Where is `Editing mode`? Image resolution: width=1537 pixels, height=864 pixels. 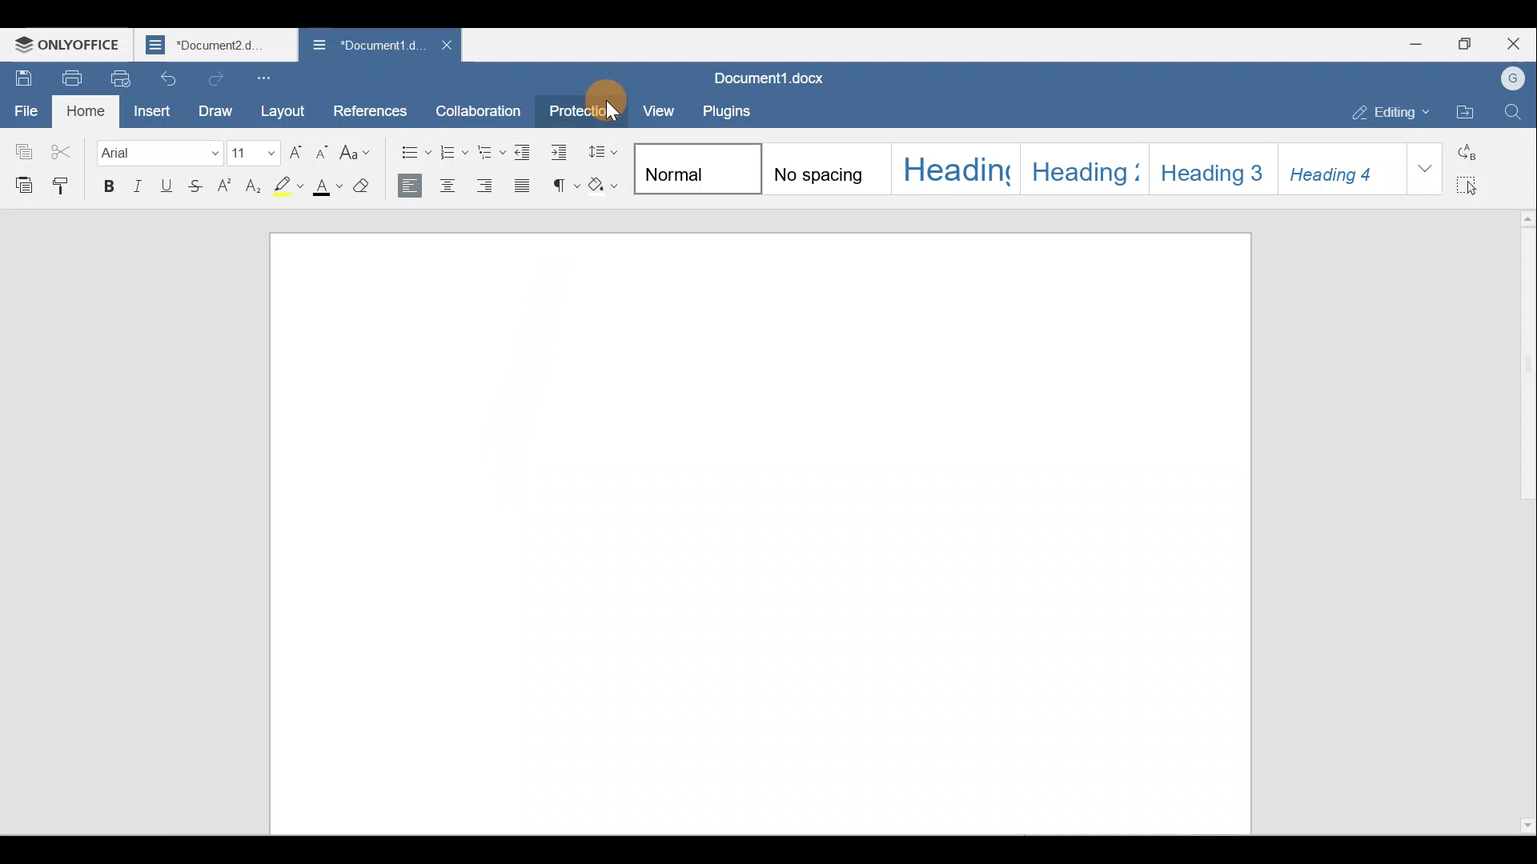 Editing mode is located at coordinates (1394, 112).